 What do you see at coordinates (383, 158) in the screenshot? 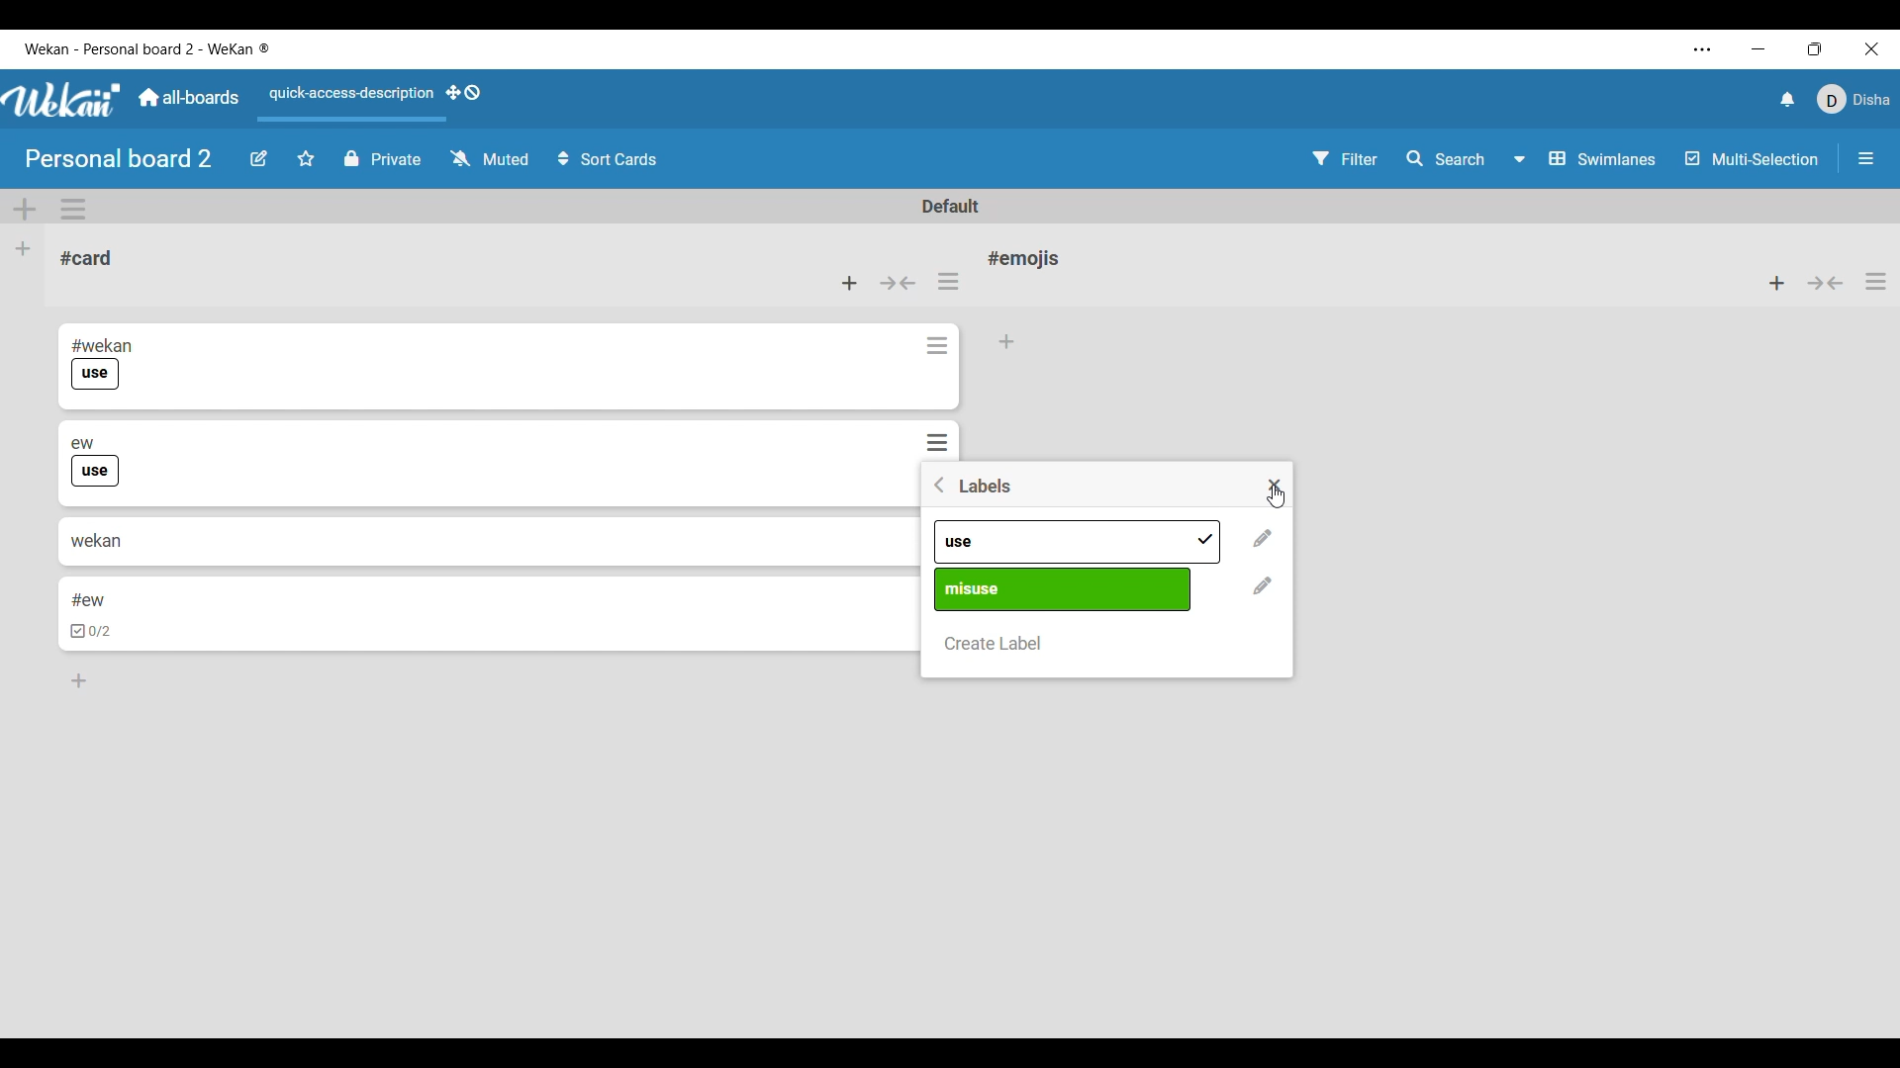
I see `Privacy status of current board` at bounding box center [383, 158].